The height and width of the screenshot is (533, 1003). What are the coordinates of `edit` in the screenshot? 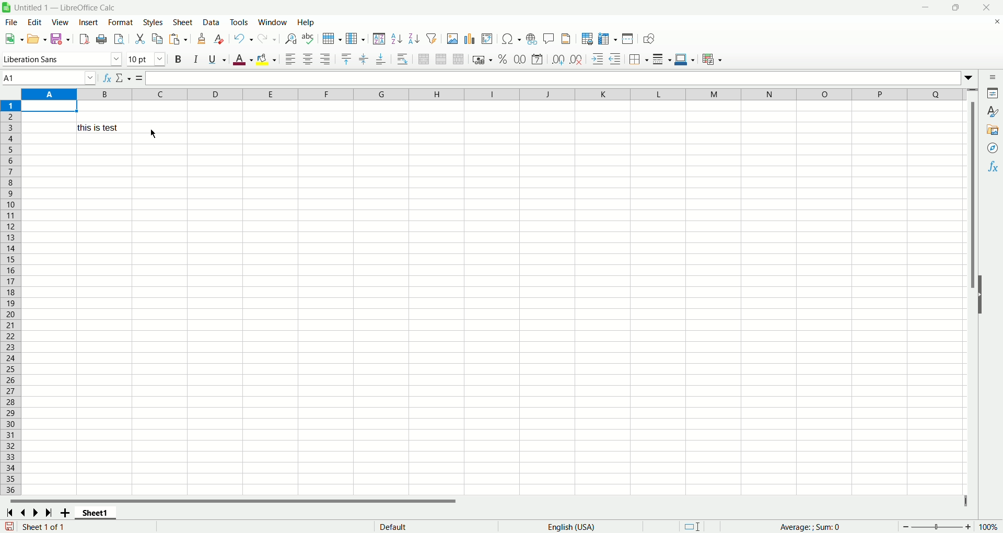 It's located at (37, 22).